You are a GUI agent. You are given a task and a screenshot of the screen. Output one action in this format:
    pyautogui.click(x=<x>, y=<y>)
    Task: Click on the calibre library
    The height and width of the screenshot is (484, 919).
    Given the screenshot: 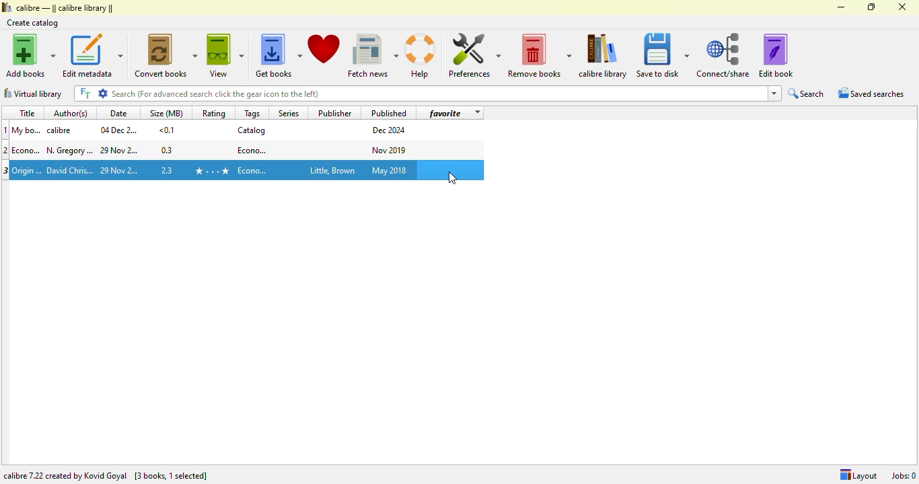 What is the action you would take?
    pyautogui.click(x=605, y=56)
    